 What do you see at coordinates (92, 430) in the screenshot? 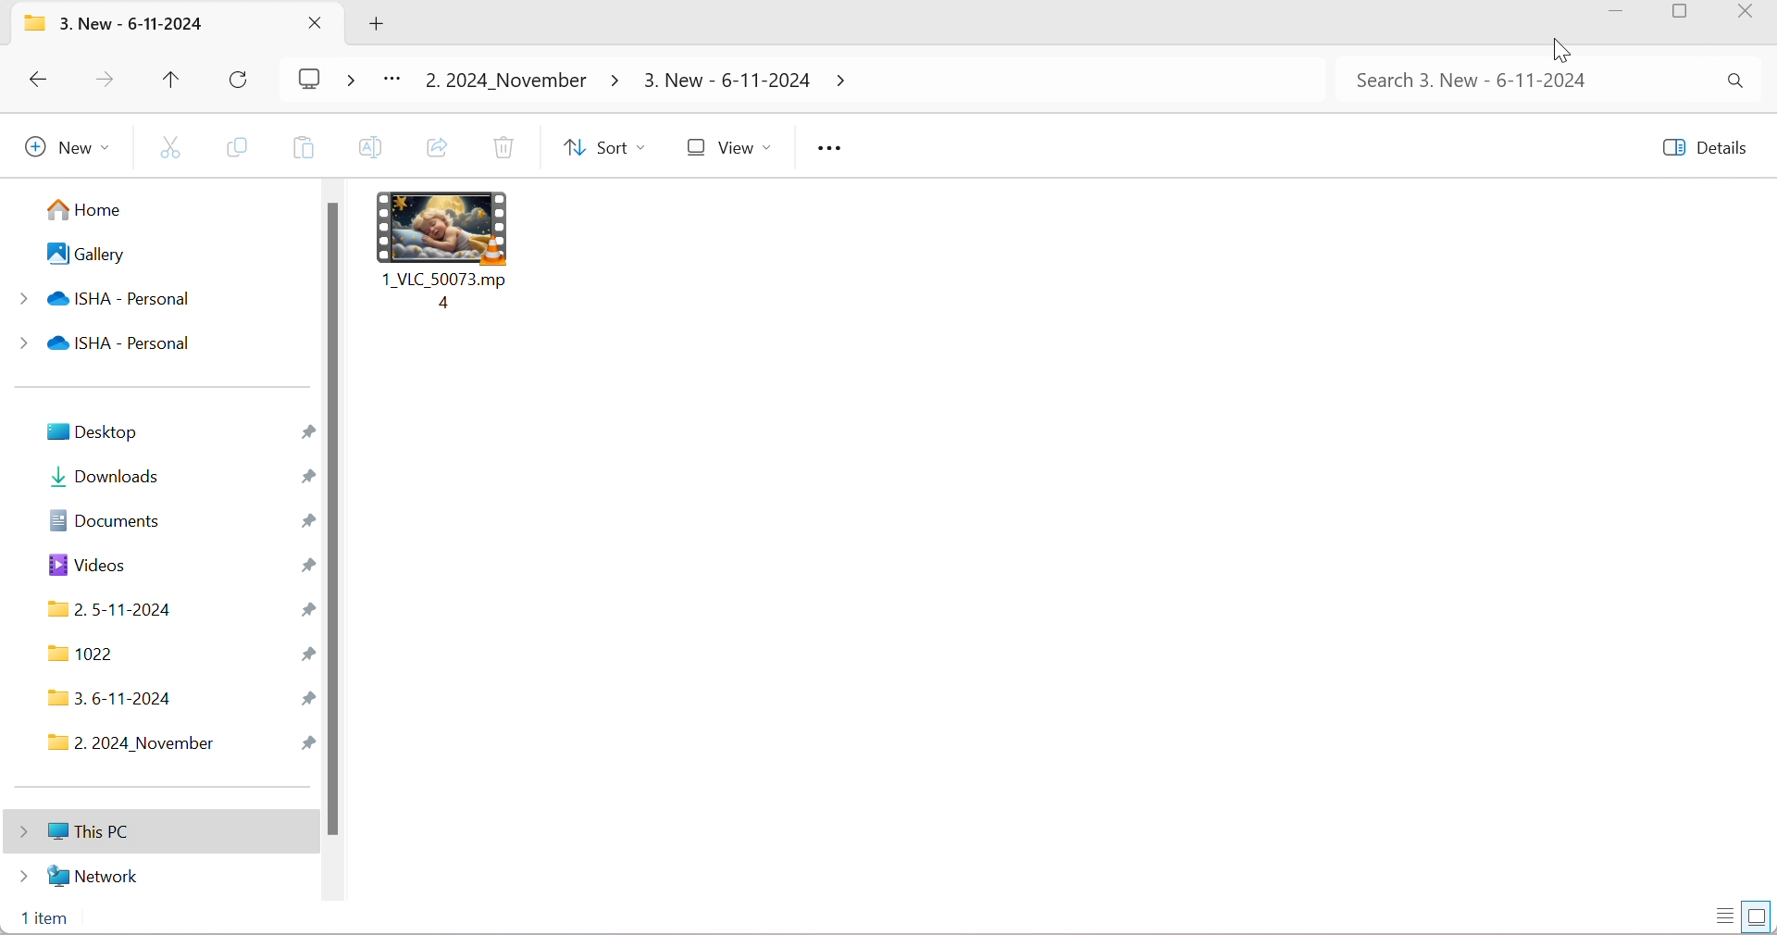
I see `Desktop` at bounding box center [92, 430].